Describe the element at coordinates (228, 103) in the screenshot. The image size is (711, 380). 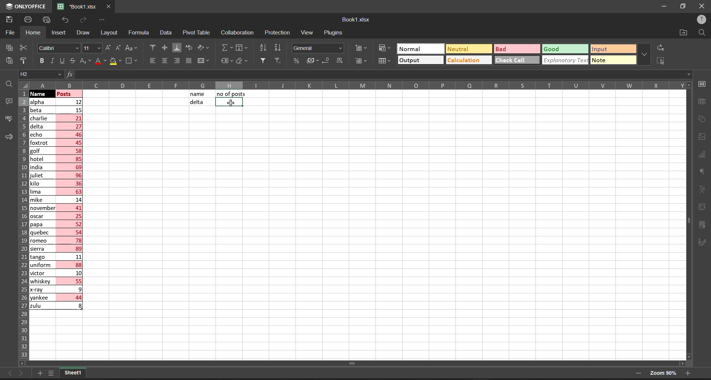
I see `cell select` at that location.